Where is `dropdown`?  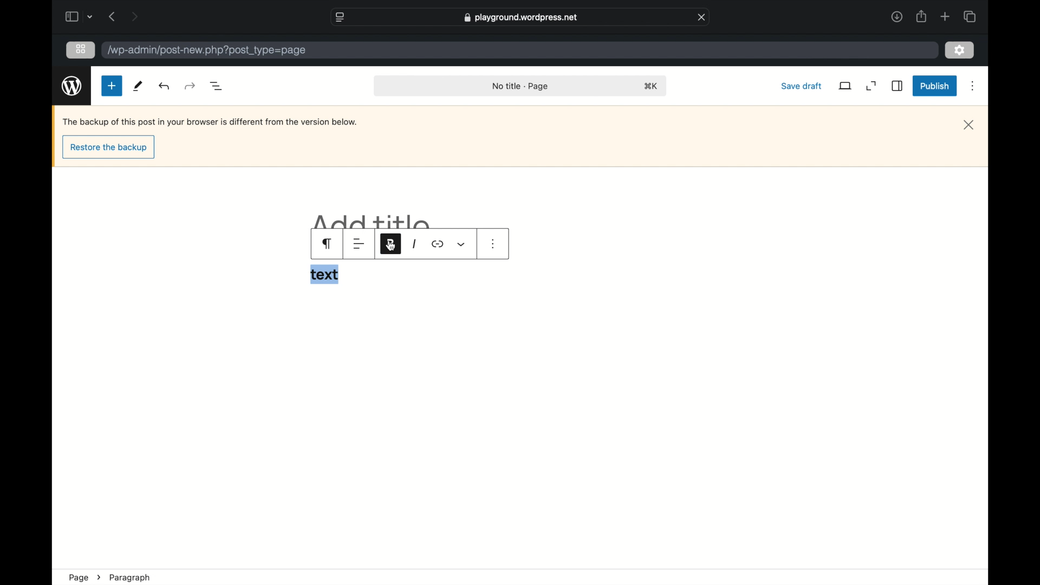 dropdown is located at coordinates (461, 244).